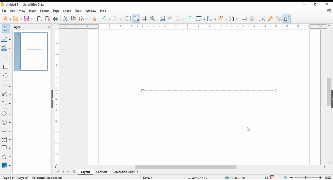 This screenshot has width=333, height=180. Describe the element at coordinates (6, 86) in the screenshot. I see `lines and arrows` at that location.